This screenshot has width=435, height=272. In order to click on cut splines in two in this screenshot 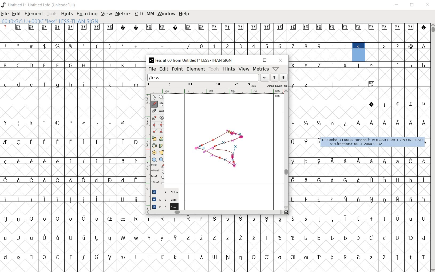, I will do `click(154, 111)`.